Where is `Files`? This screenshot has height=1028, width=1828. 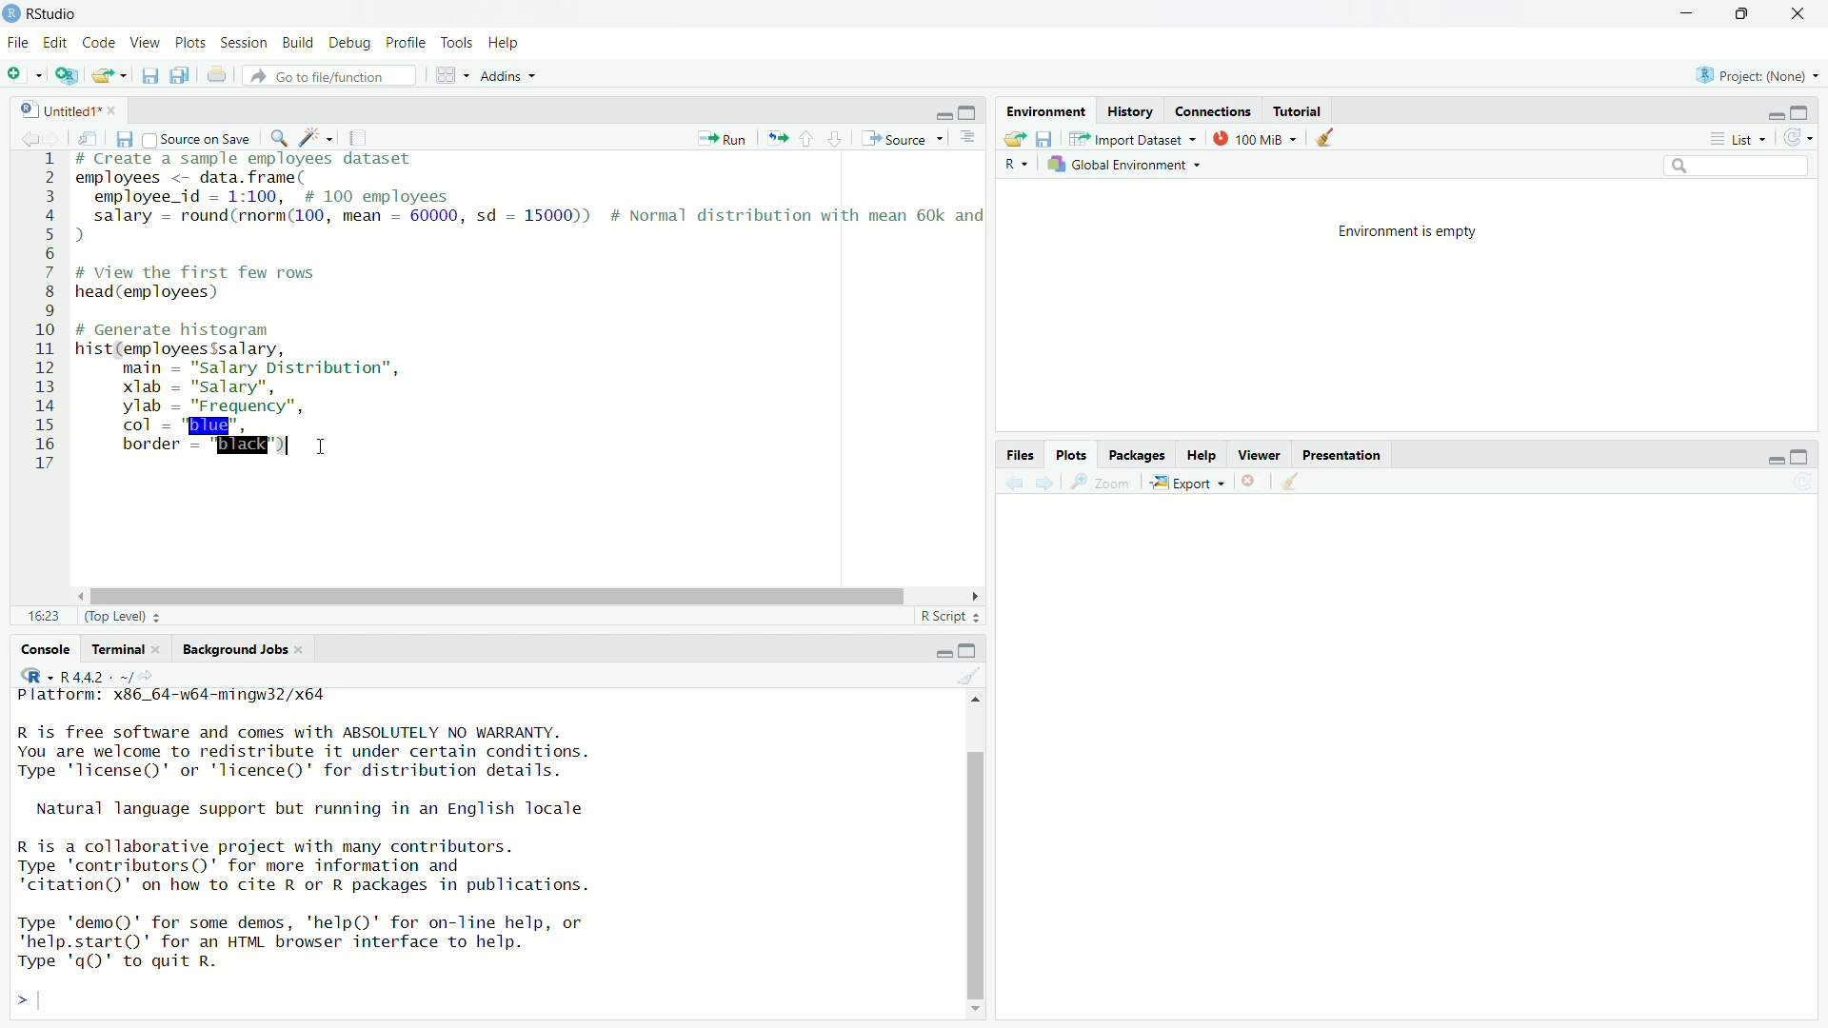 Files is located at coordinates (1020, 455).